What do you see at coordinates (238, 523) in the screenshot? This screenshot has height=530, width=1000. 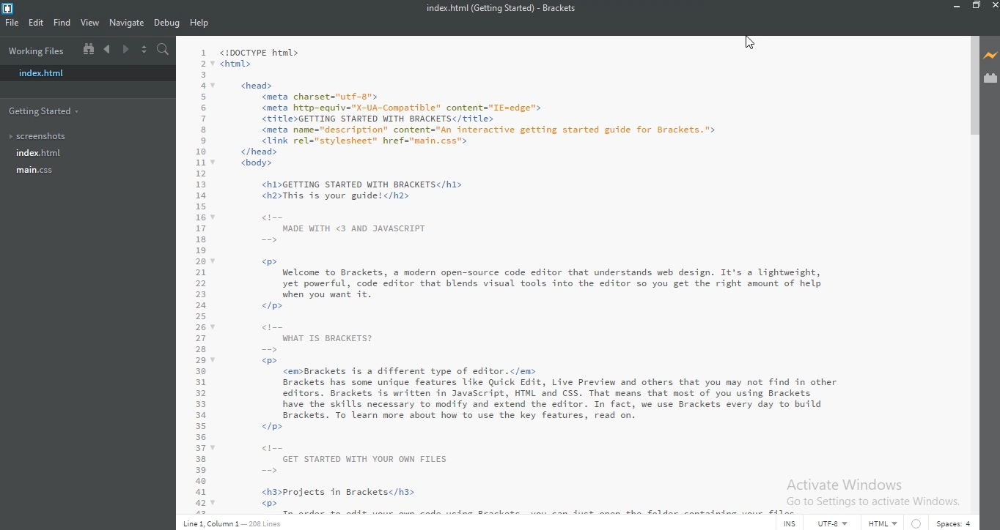 I see `line 1, column 1, - 208 lines` at bounding box center [238, 523].